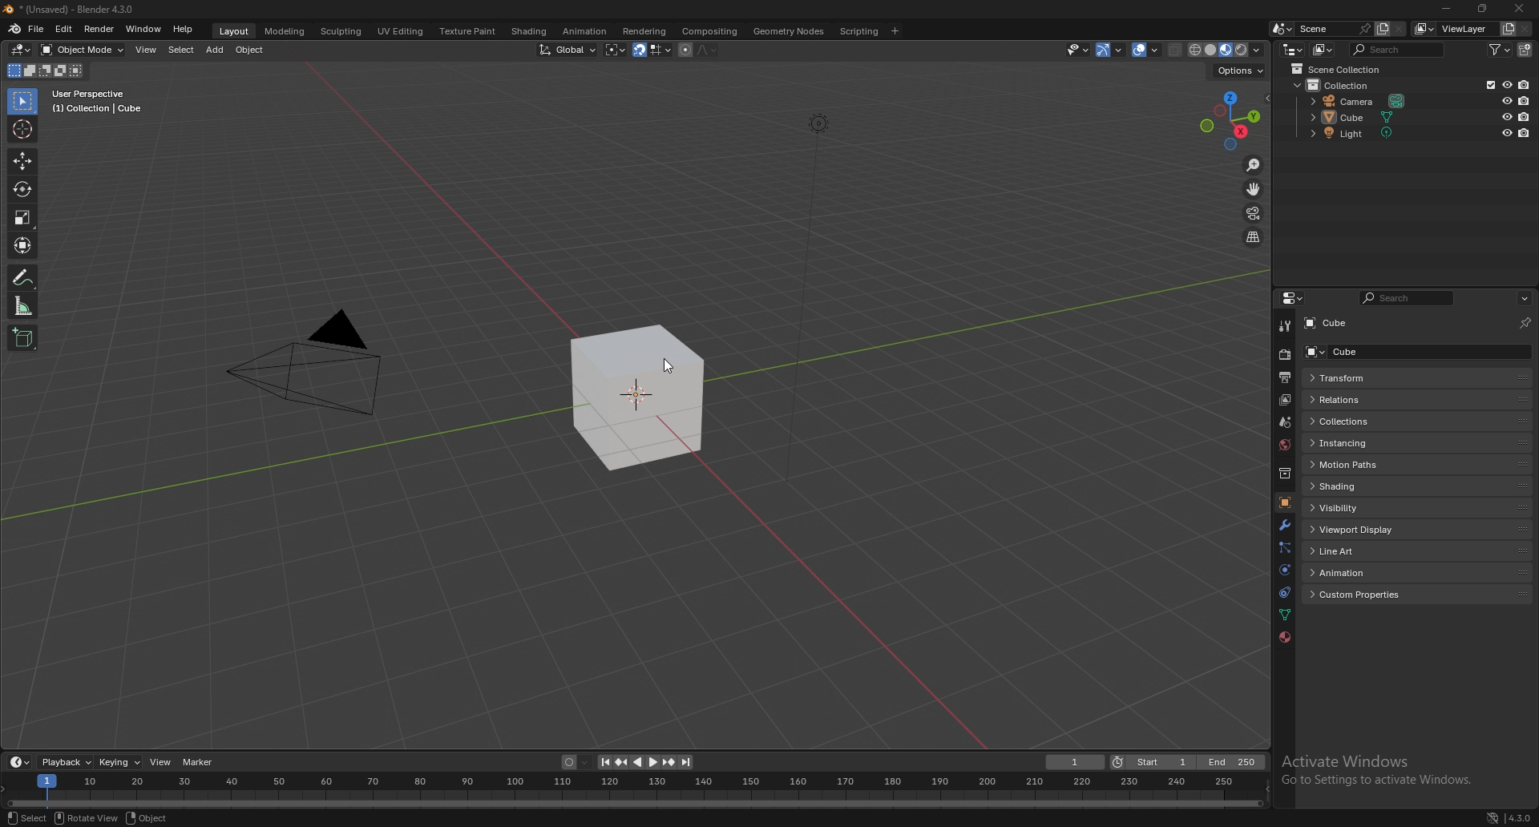 Image resolution: width=1539 pixels, height=827 pixels. What do you see at coordinates (81, 10) in the screenshot?
I see `* (Unsaved) - Blender 4.3.0` at bounding box center [81, 10].